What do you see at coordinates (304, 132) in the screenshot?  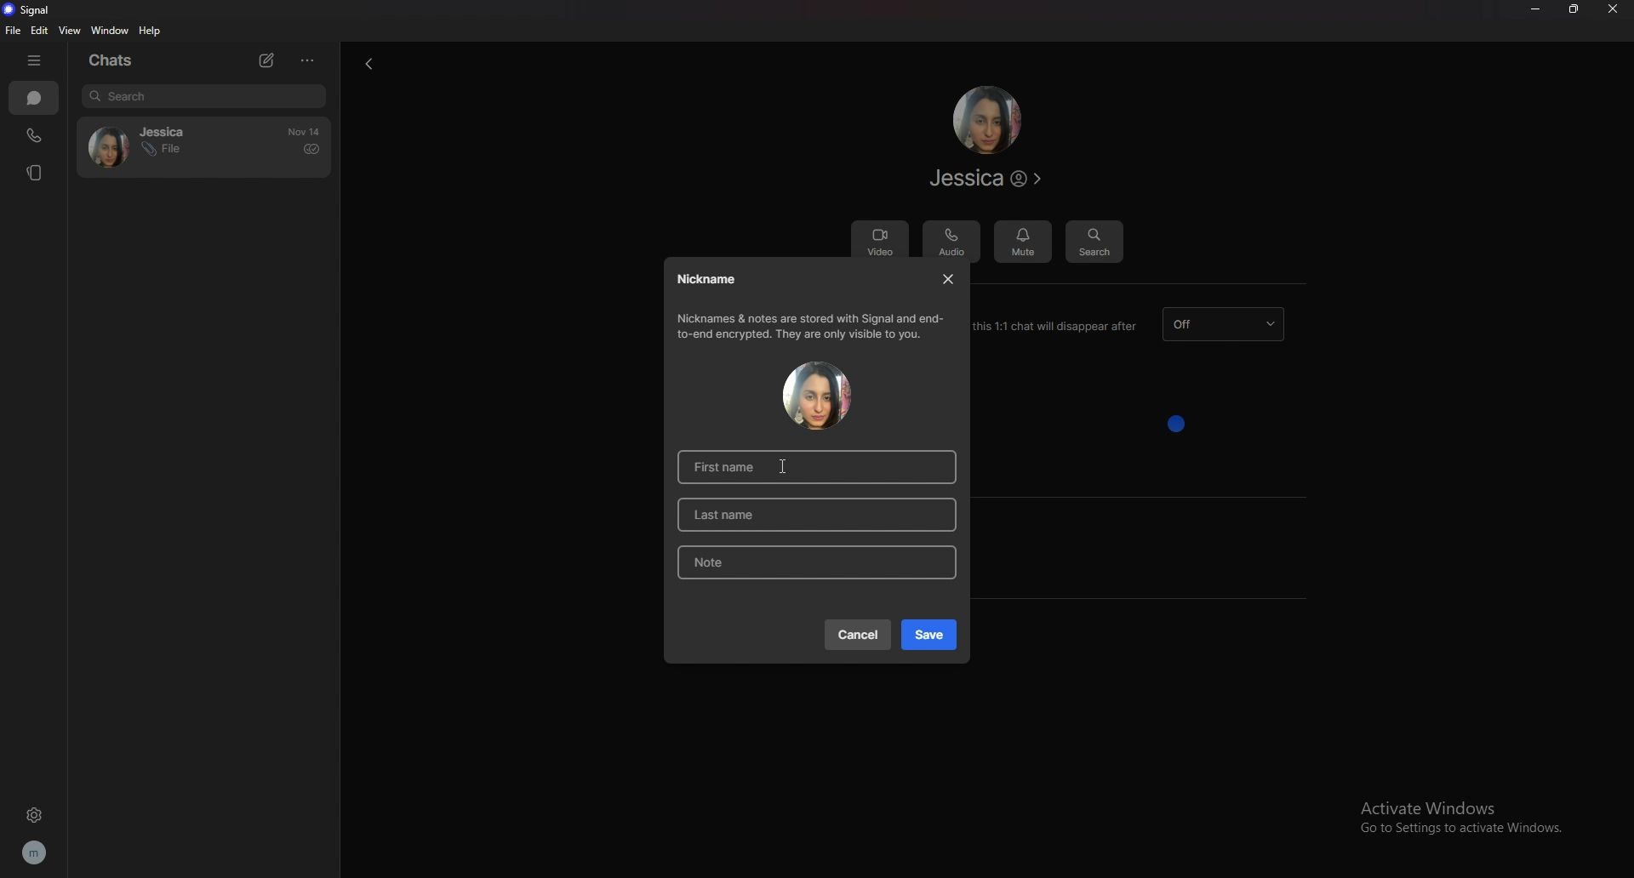 I see `time` at bounding box center [304, 132].